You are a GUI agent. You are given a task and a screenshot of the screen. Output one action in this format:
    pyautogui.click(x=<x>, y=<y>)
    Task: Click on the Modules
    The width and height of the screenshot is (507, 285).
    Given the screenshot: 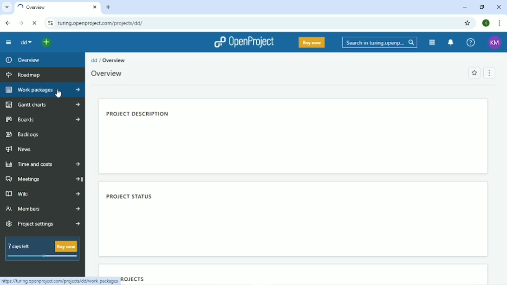 What is the action you would take?
    pyautogui.click(x=432, y=42)
    